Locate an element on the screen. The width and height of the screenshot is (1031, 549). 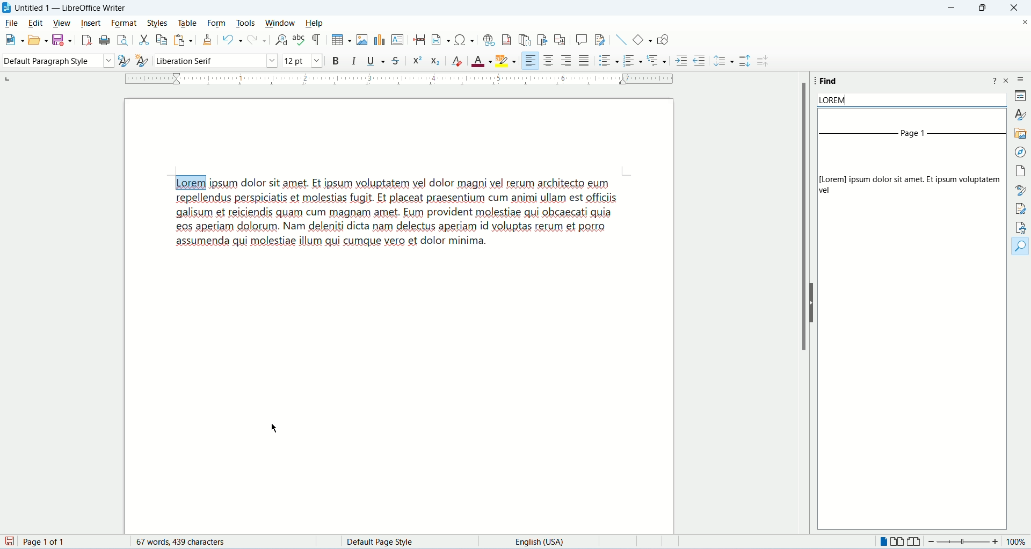
draw function is located at coordinates (666, 41).